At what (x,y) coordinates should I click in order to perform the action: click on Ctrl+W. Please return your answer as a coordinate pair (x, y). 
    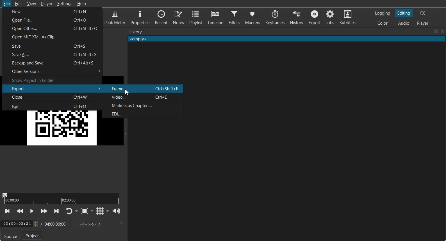
    Looking at the image, I should click on (81, 97).